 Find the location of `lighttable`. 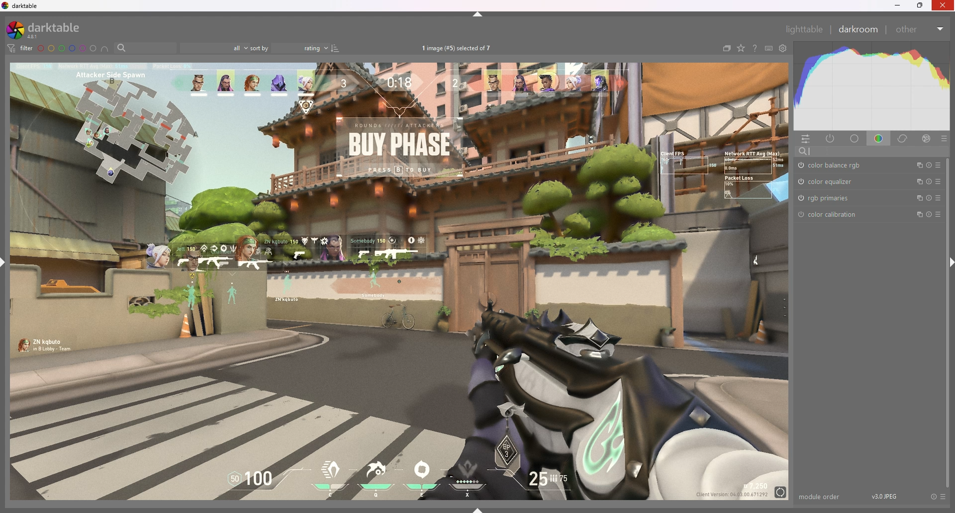

lighttable is located at coordinates (804, 29).